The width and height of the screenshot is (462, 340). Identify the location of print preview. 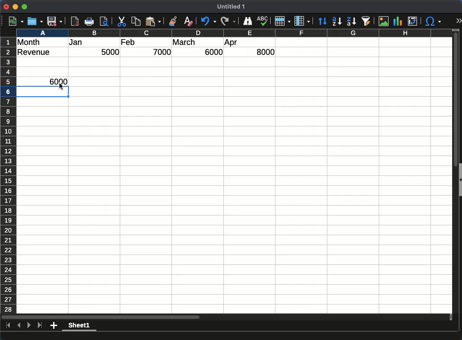
(104, 21).